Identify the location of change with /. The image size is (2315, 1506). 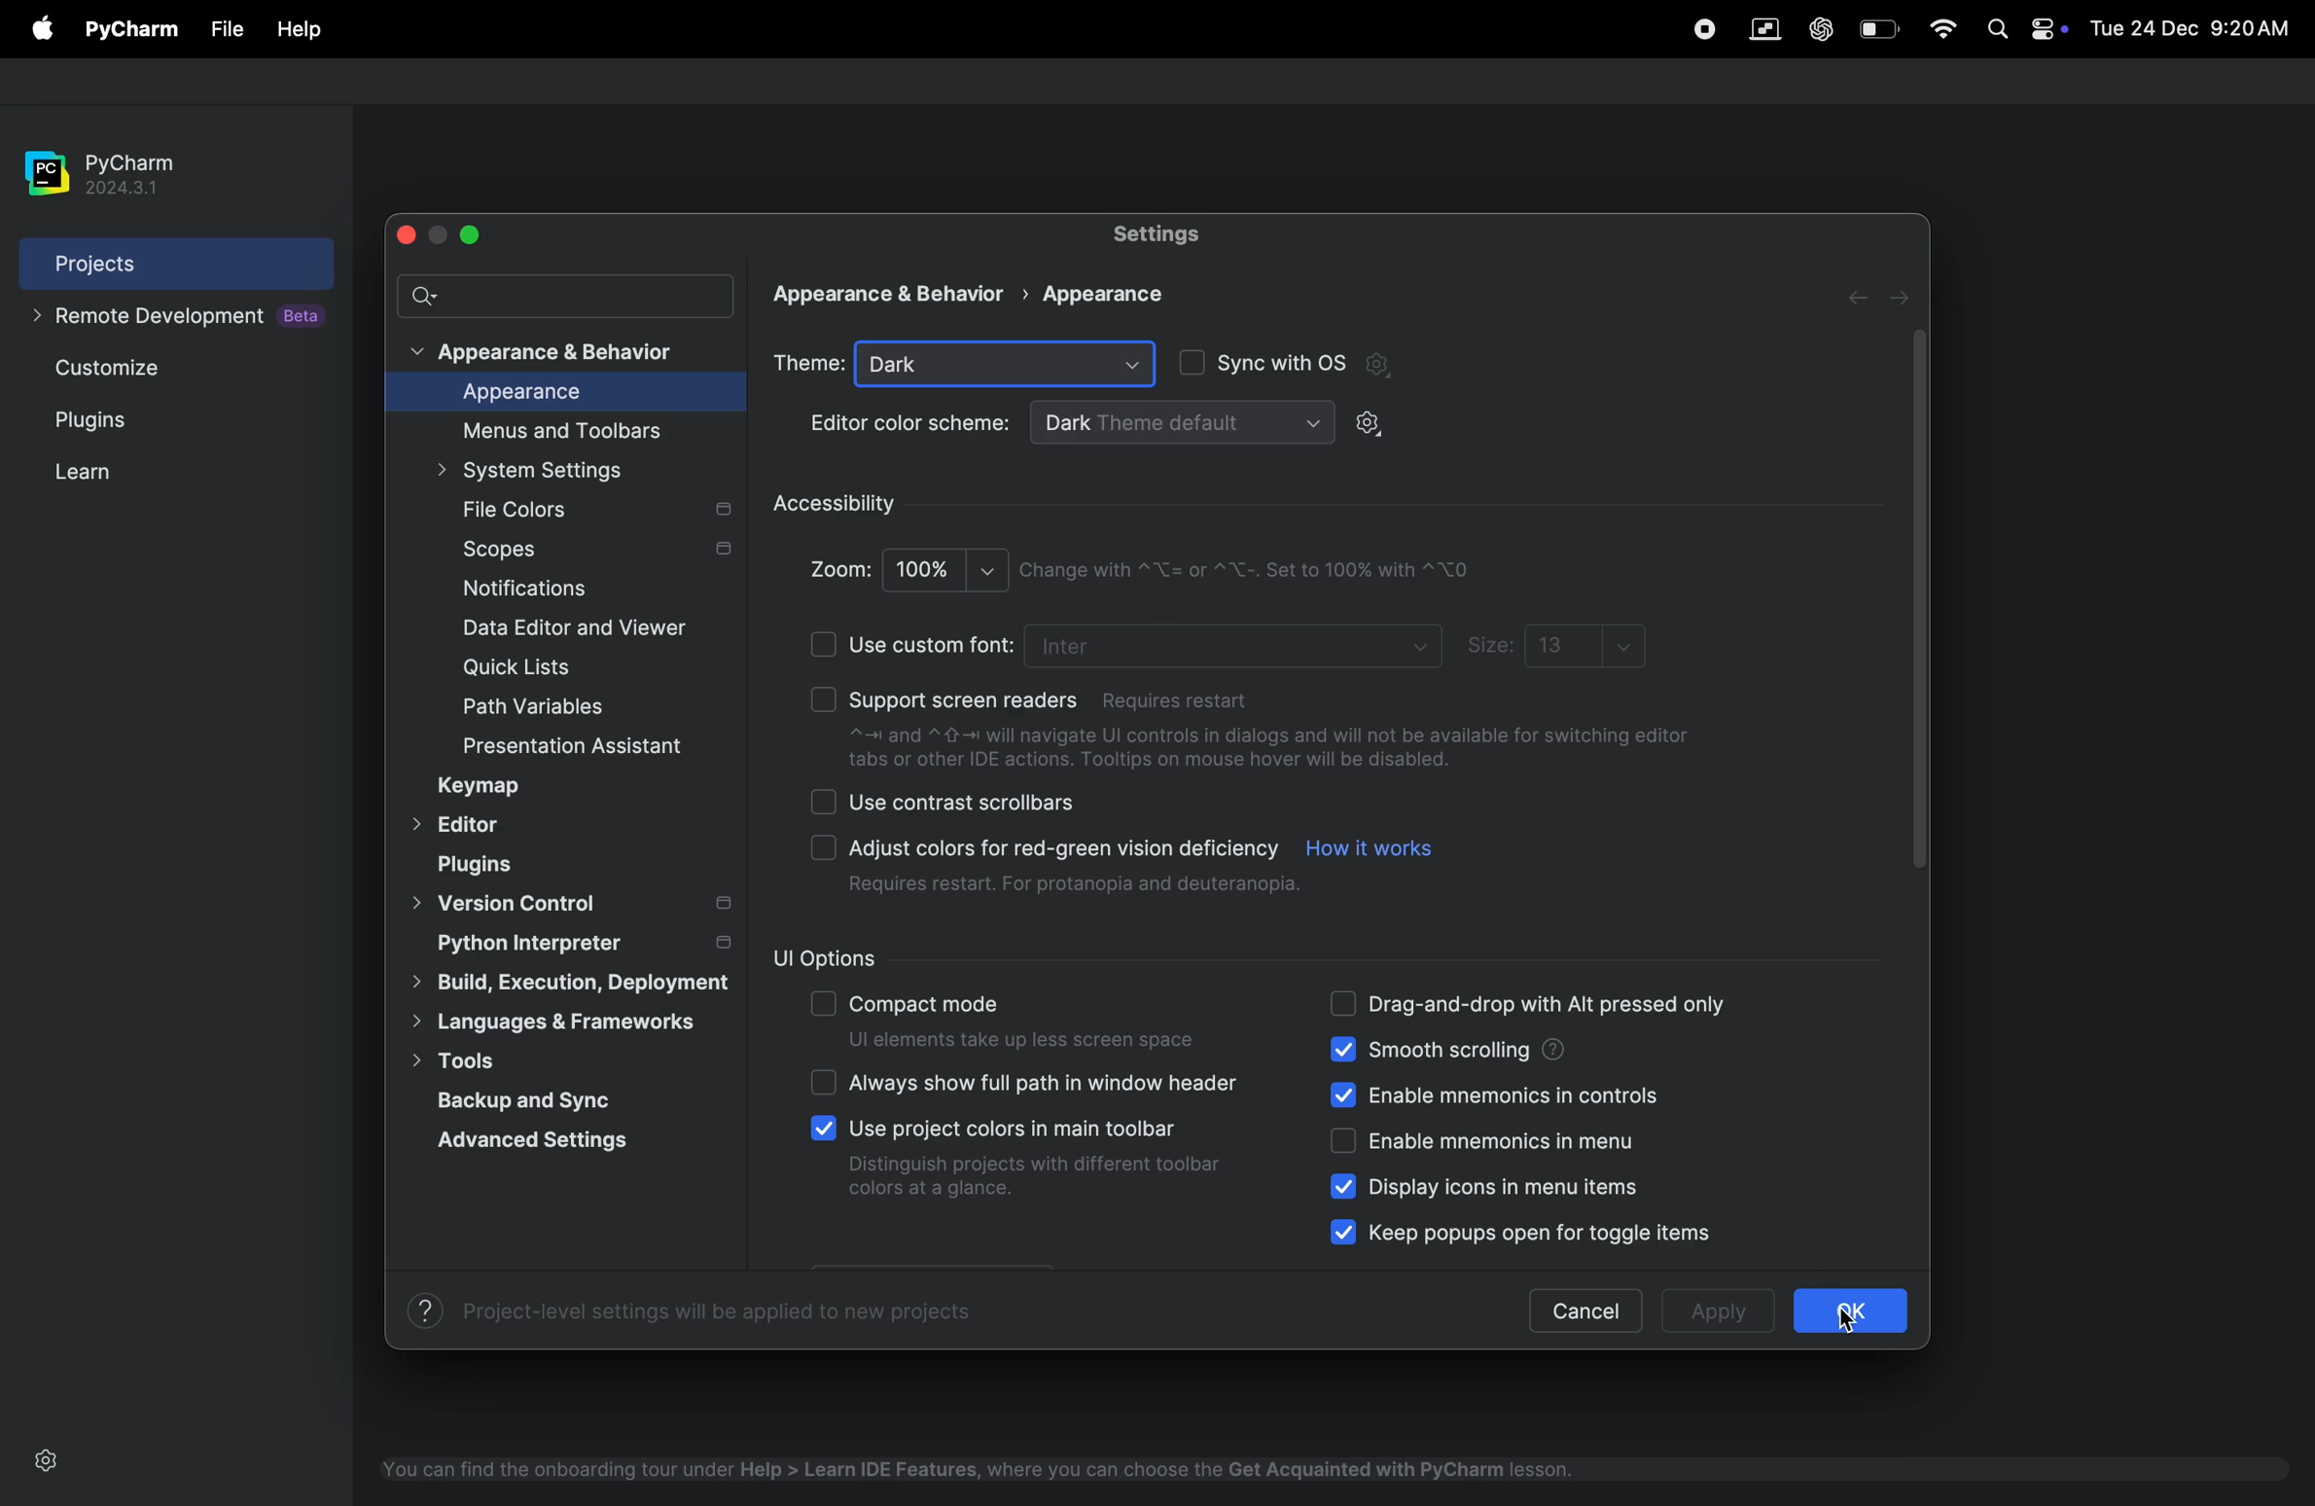
(1252, 569).